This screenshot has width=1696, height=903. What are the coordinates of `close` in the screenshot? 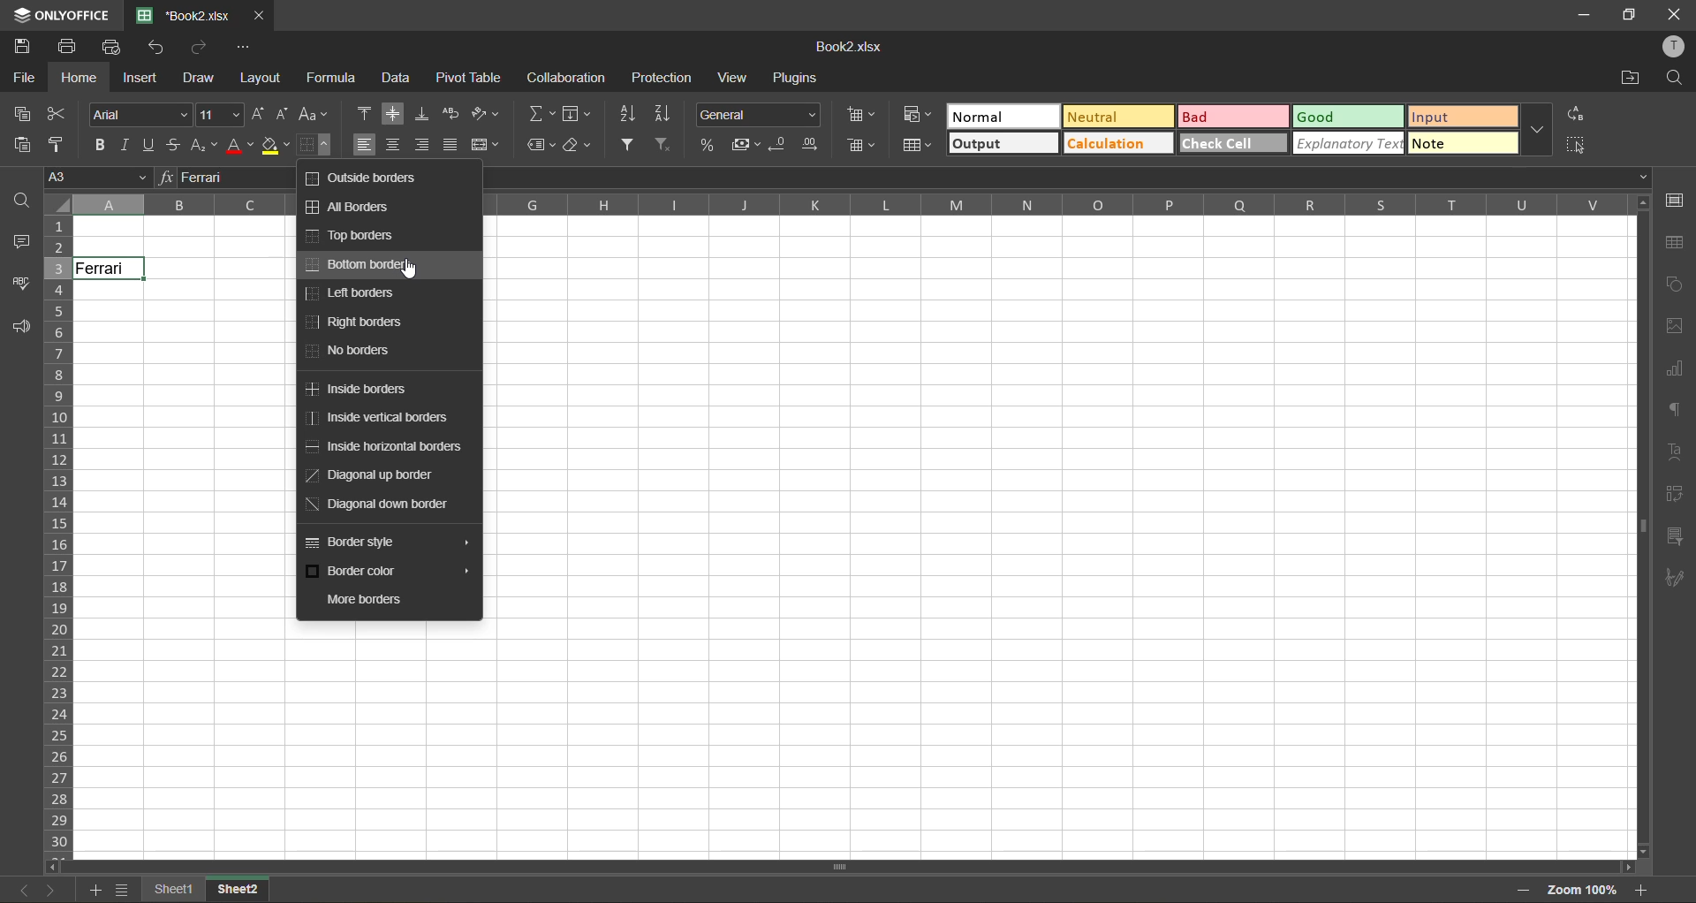 It's located at (262, 15).